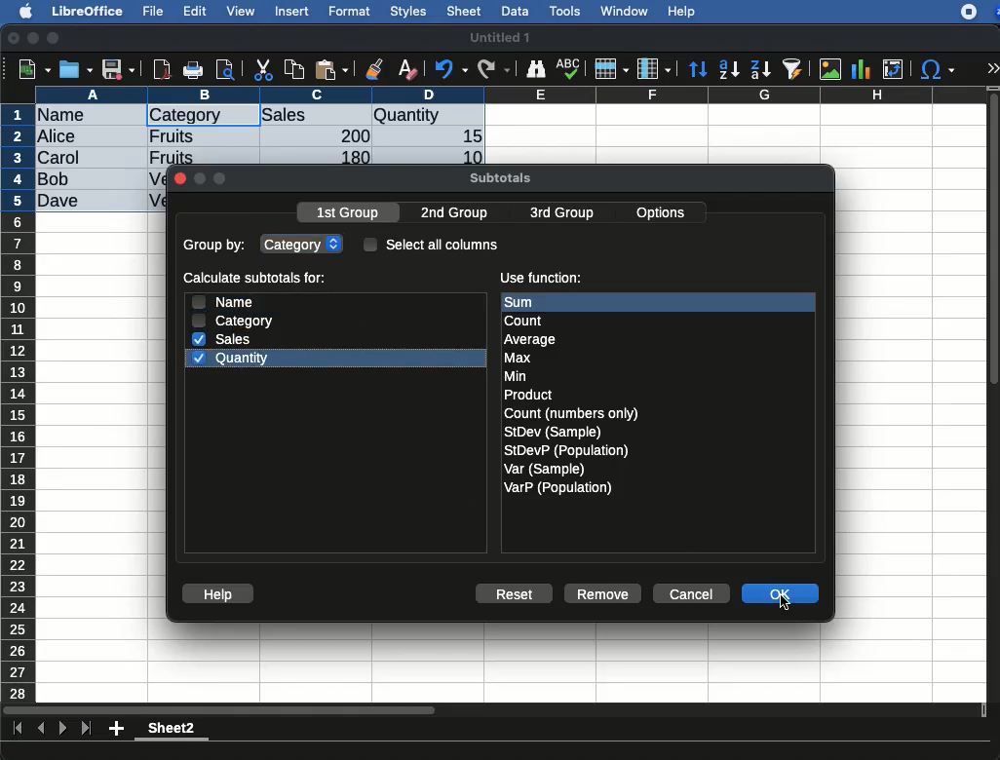 Image resolution: width=1000 pixels, height=760 pixels. What do you see at coordinates (406, 70) in the screenshot?
I see `clear formatting` at bounding box center [406, 70].